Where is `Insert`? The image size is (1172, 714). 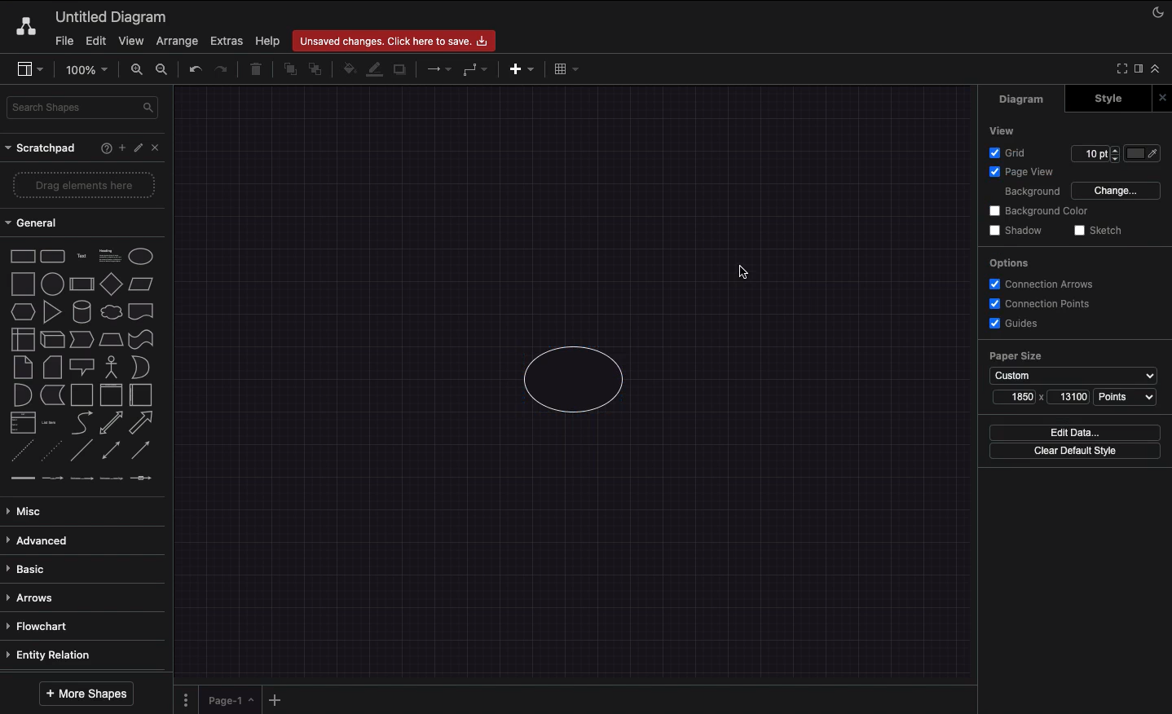 Insert is located at coordinates (518, 68).